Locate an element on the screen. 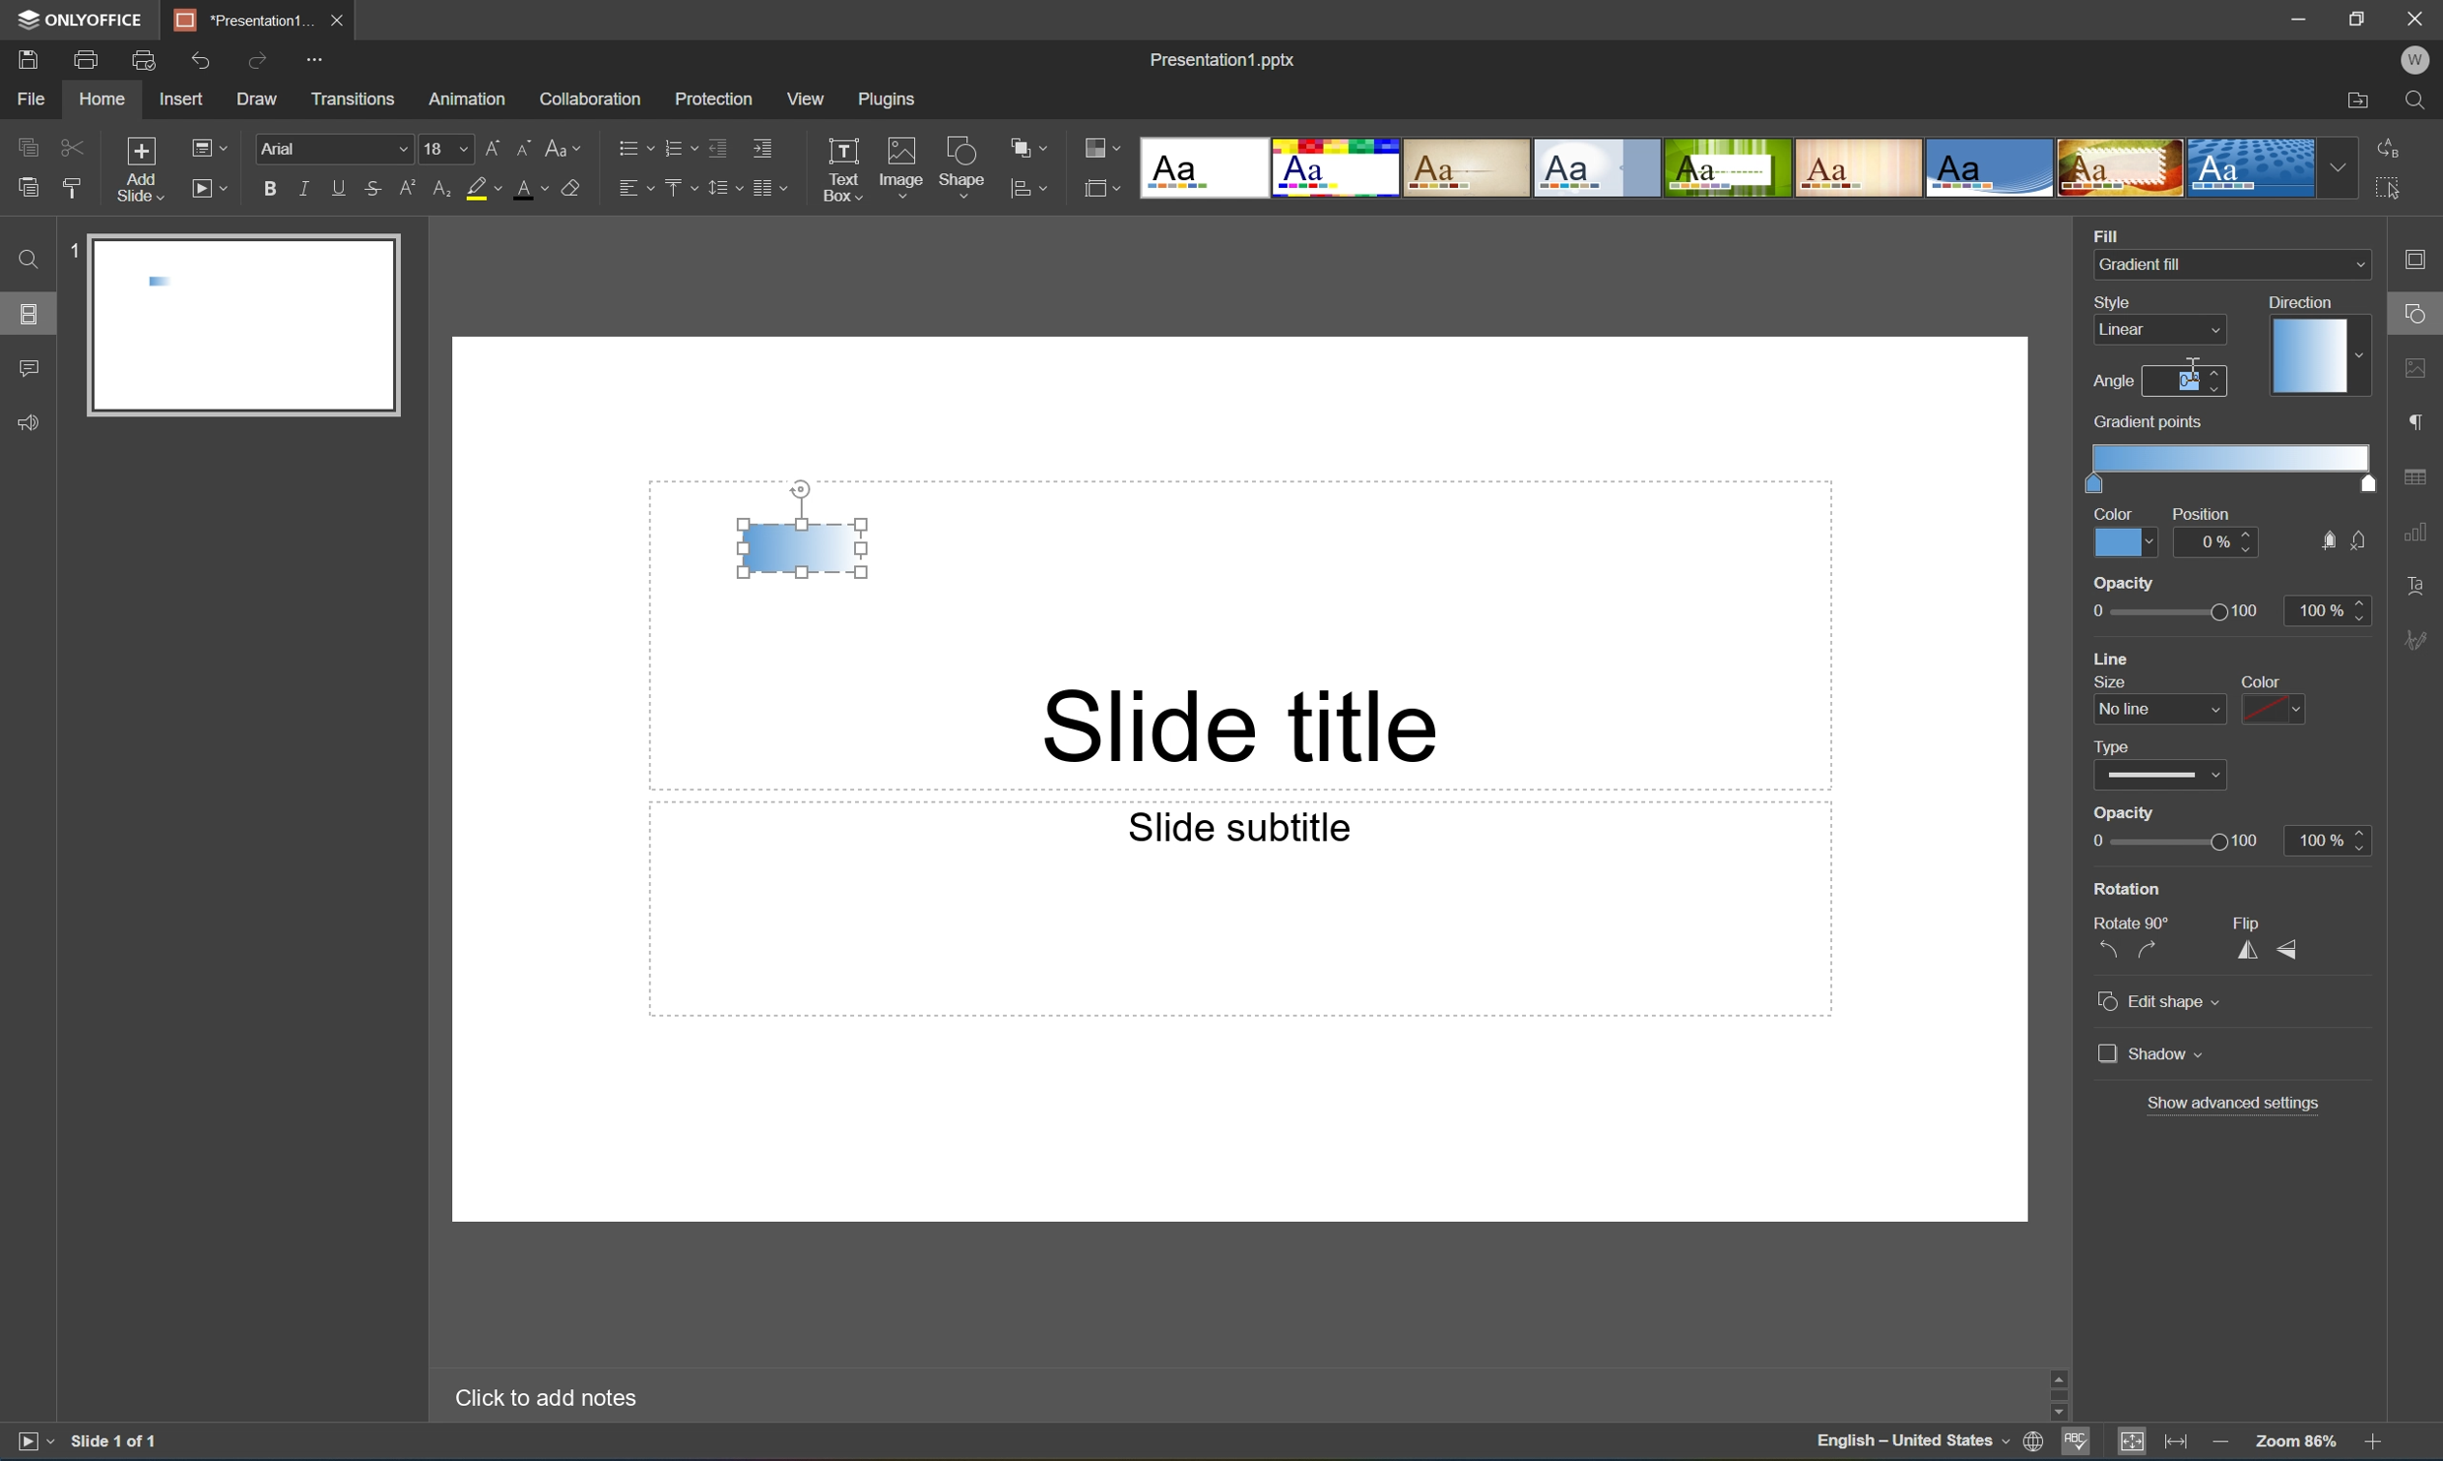 The image size is (2443, 1461). Zero degrees is located at coordinates (2185, 383).